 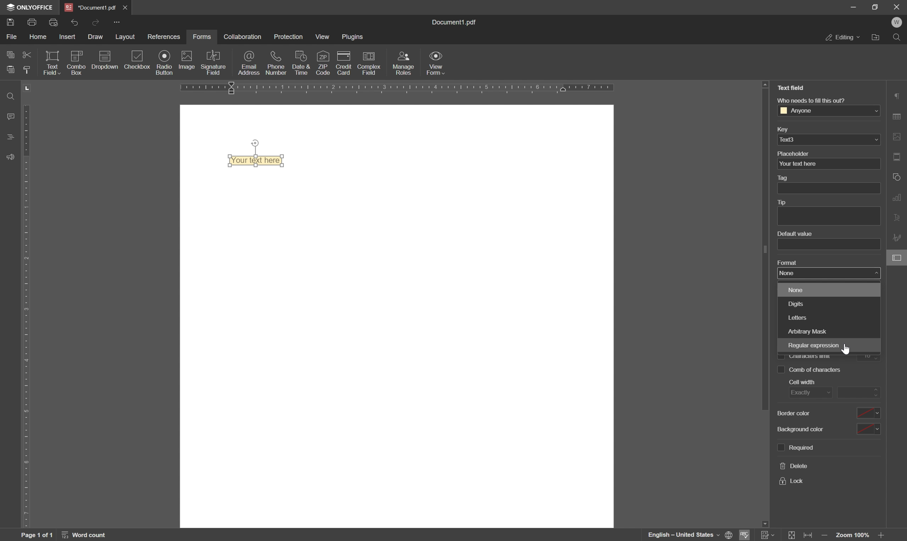 What do you see at coordinates (368, 64) in the screenshot?
I see `complex field` at bounding box center [368, 64].